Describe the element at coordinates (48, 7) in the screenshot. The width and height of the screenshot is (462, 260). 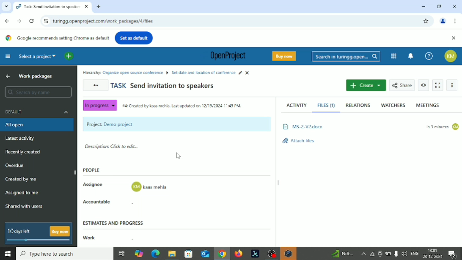
I see `current tab: Task: Send invitation to speake` at that location.